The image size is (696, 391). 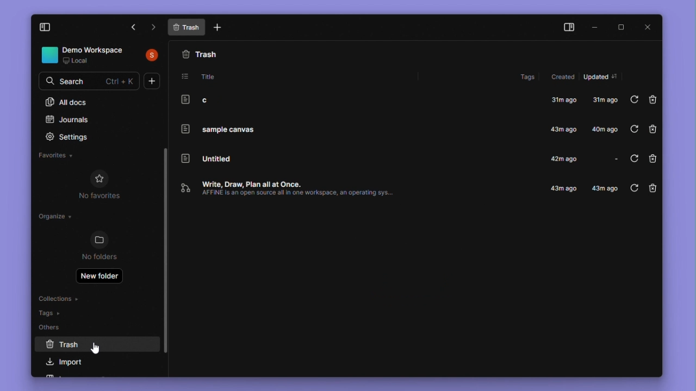 I want to click on trash, so click(x=94, y=346).